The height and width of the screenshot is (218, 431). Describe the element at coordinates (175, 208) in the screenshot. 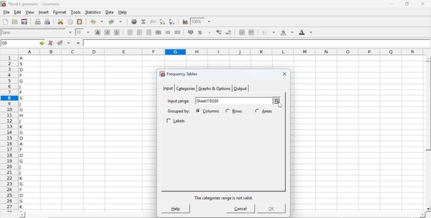

I see `help` at that location.